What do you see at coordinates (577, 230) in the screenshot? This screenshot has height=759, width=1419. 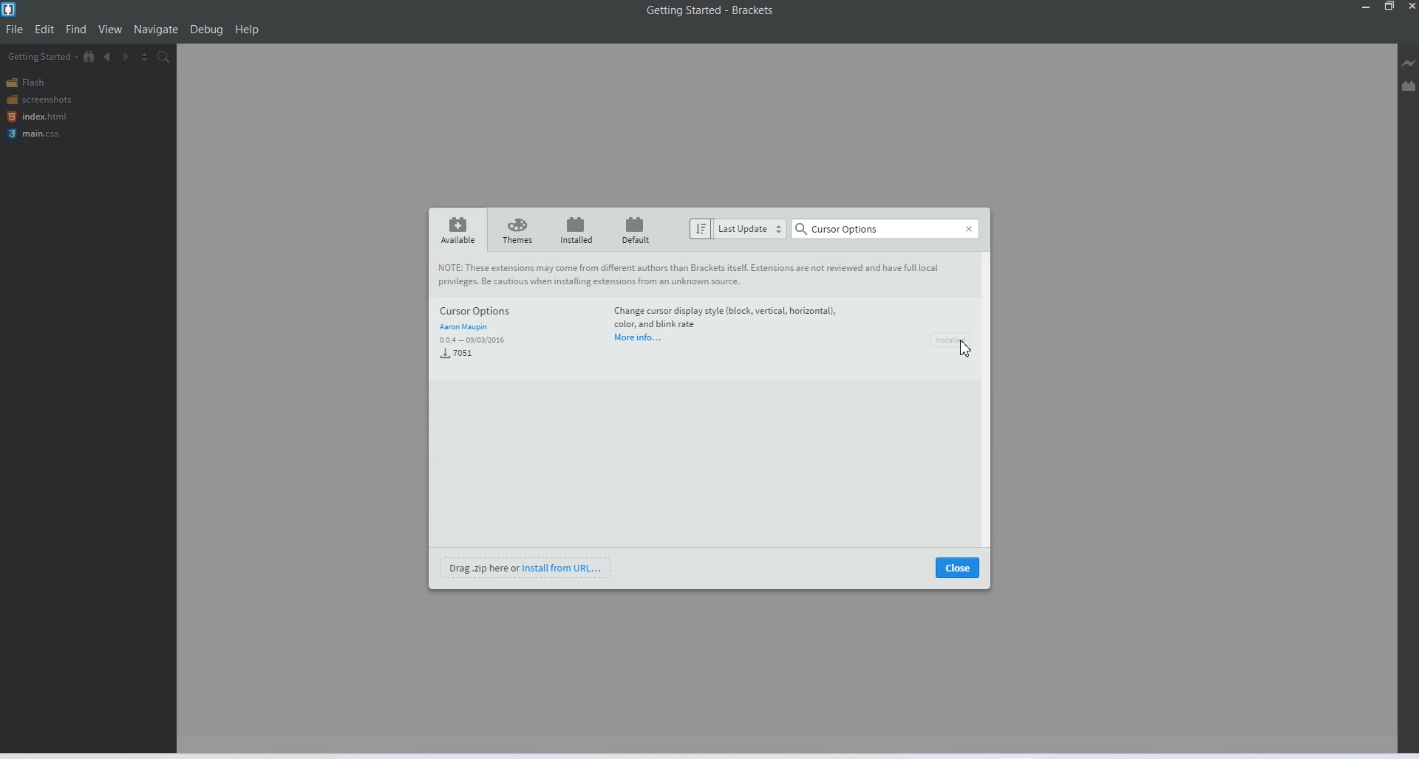 I see `installed` at bounding box center [577, 230].